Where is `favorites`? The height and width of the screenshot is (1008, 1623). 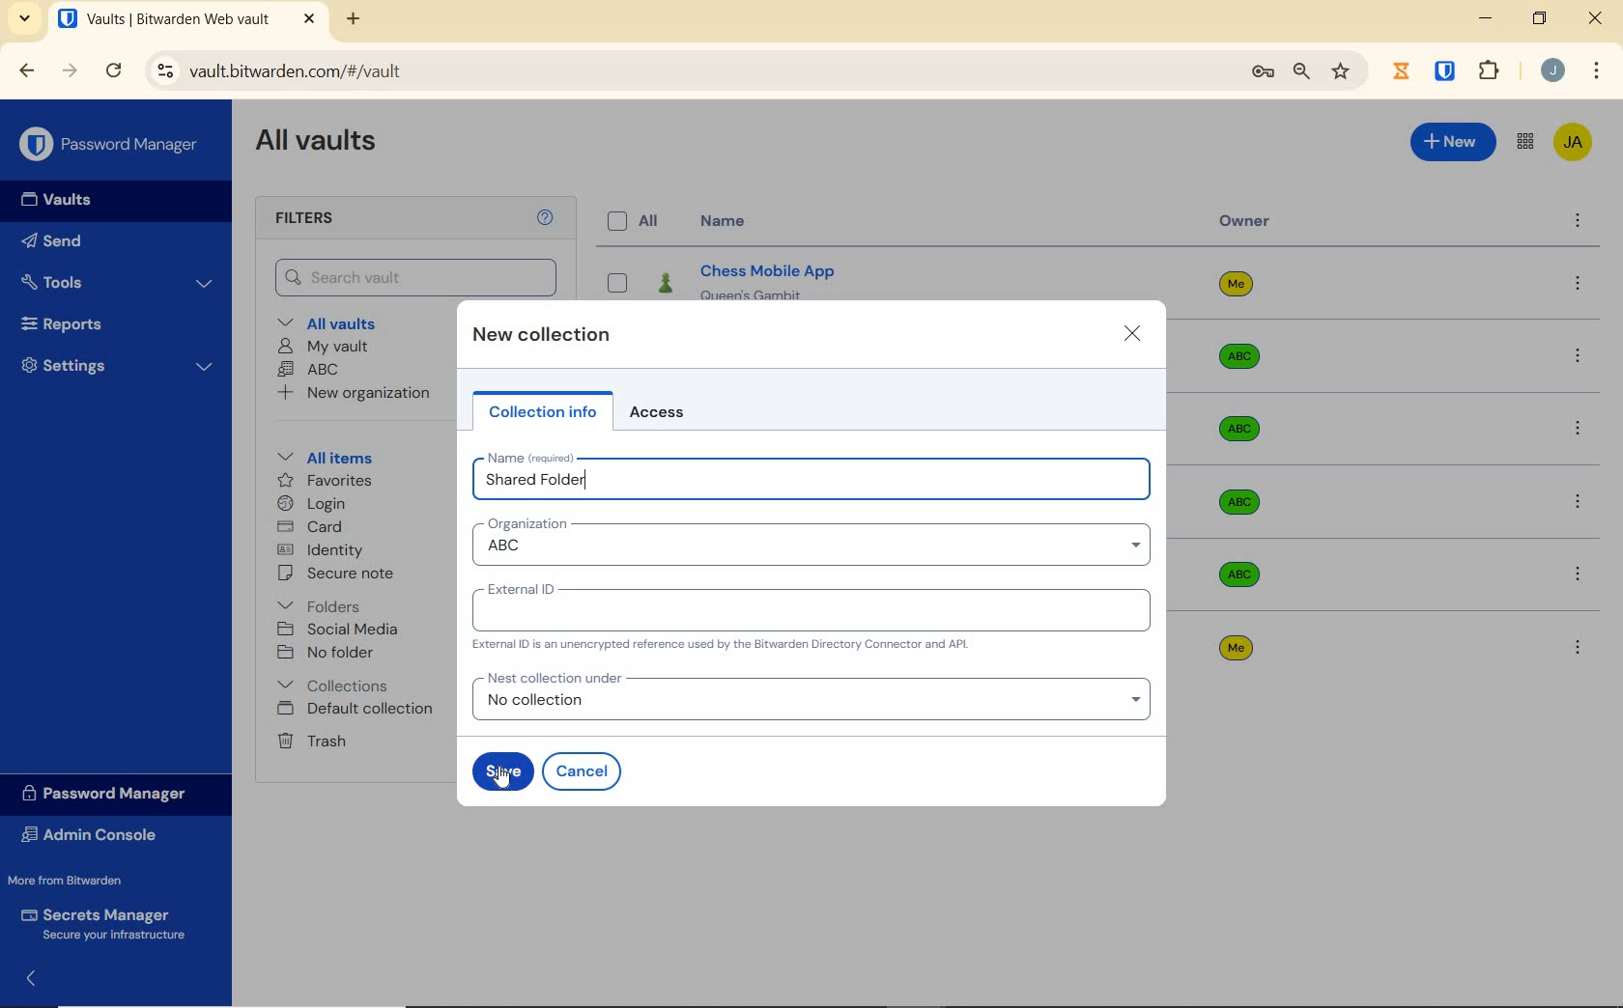 favorites is located at coordinates (332, 481).